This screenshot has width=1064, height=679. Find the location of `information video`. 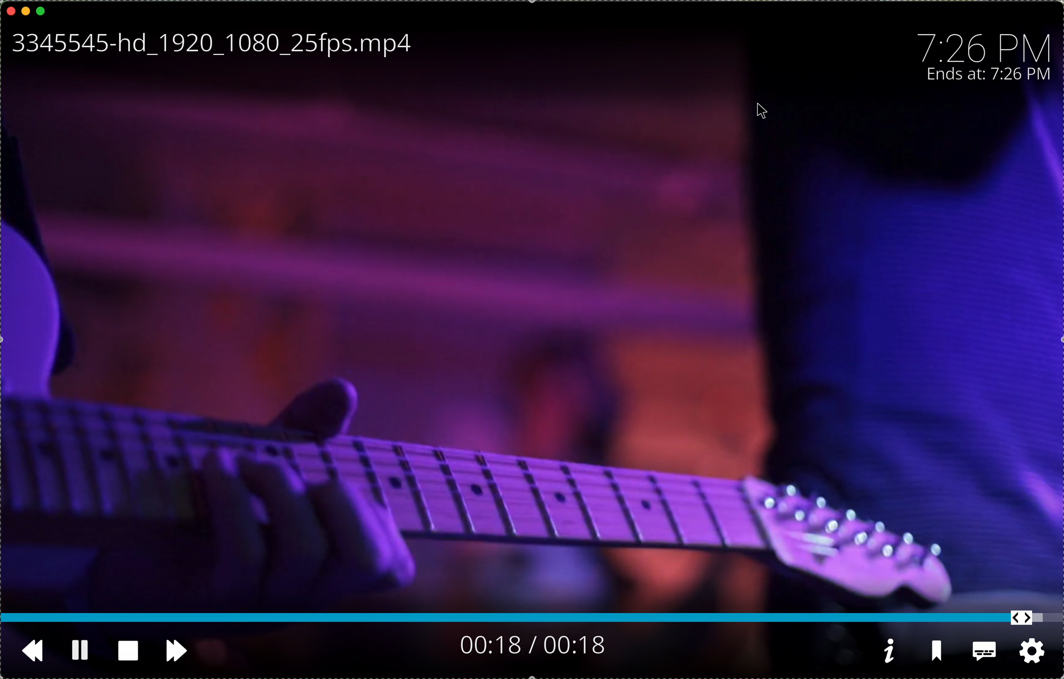

information video is located at coordinates (889, 651).